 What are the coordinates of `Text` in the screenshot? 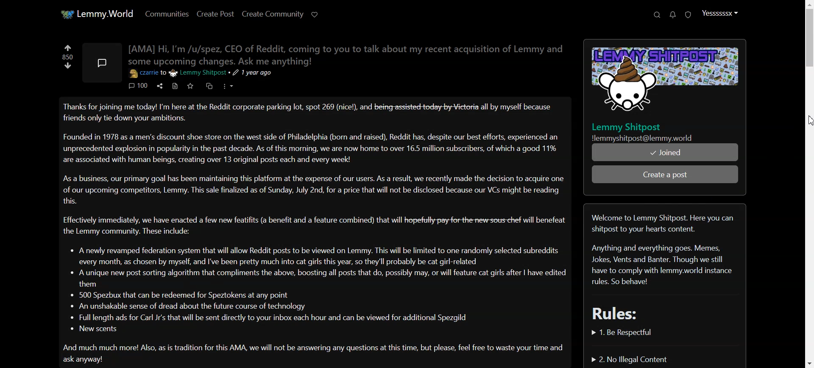 It's located at (347, 55).